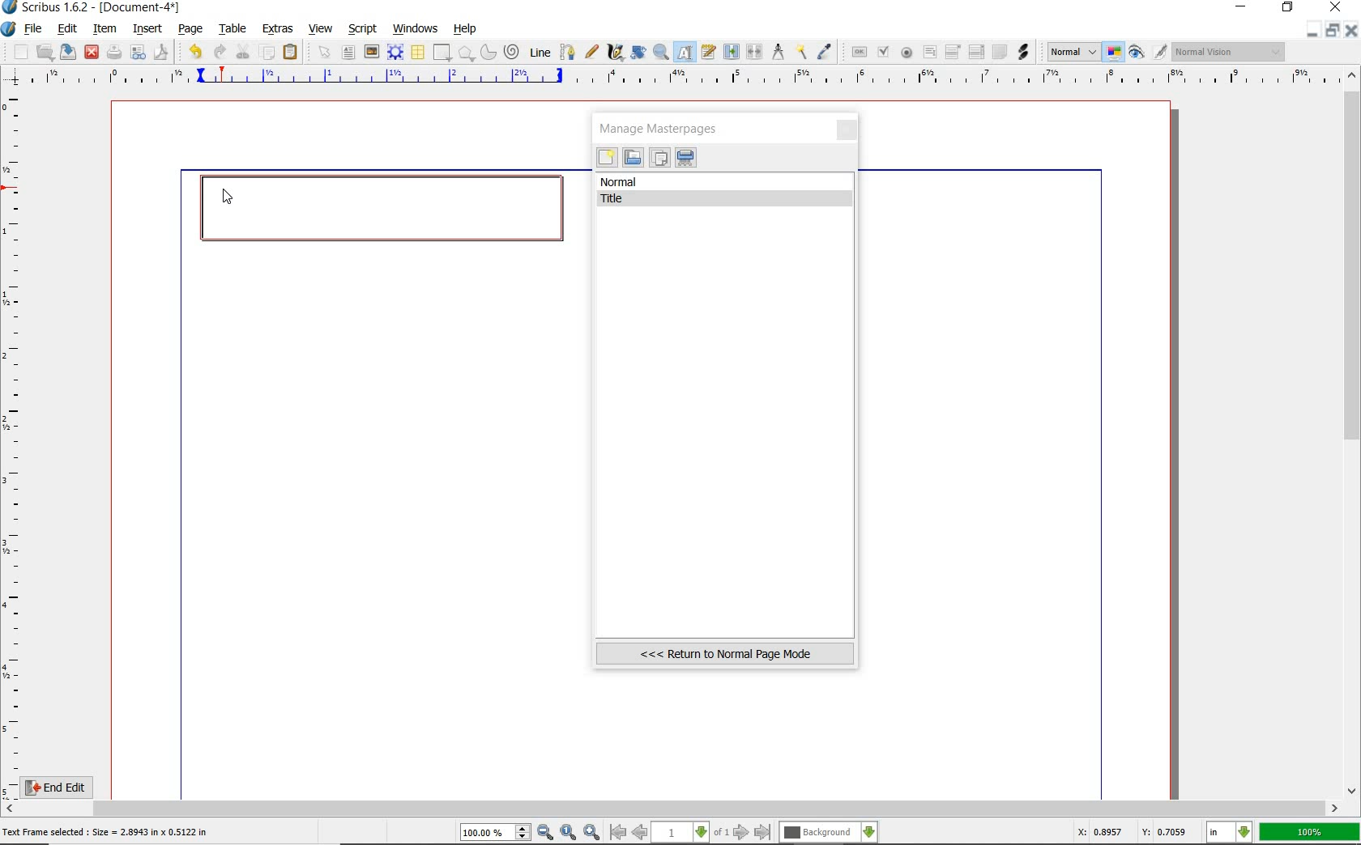 Image resolution: width=1361 pixels, height=845 pixels. I want to click on extras, so click(279, 29).